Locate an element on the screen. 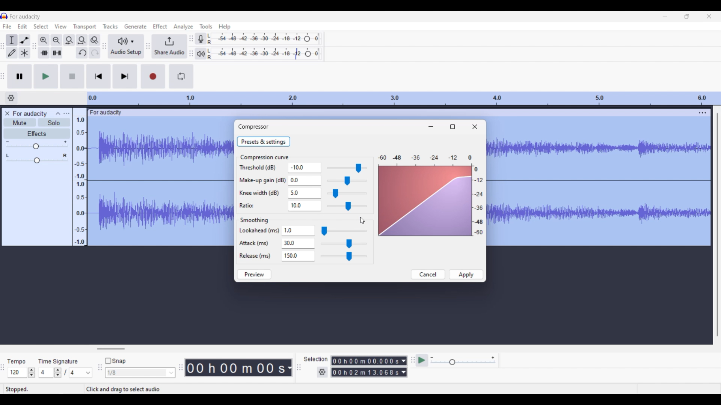 This screenshot has height=405, width=721. Fit project to width is located at coordinates (82, 40).